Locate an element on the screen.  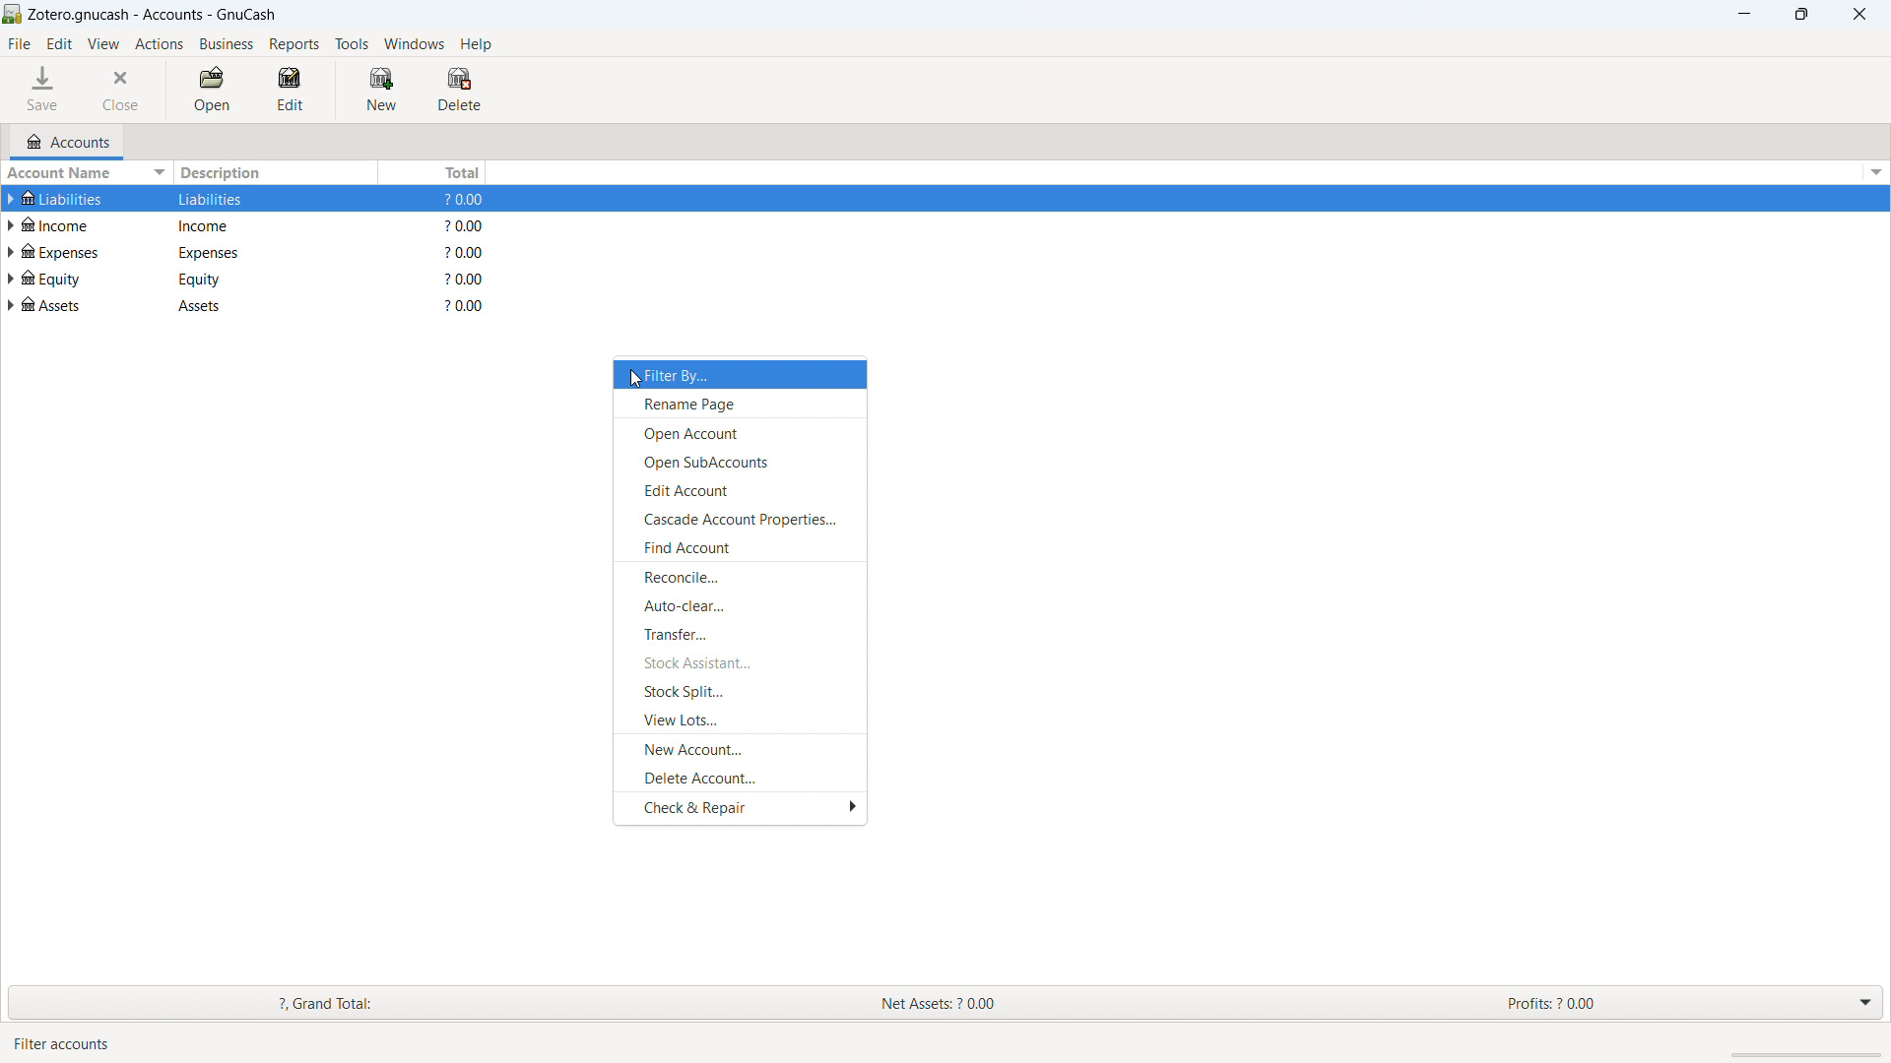
Liabilities is located at coordinates (77, 199).